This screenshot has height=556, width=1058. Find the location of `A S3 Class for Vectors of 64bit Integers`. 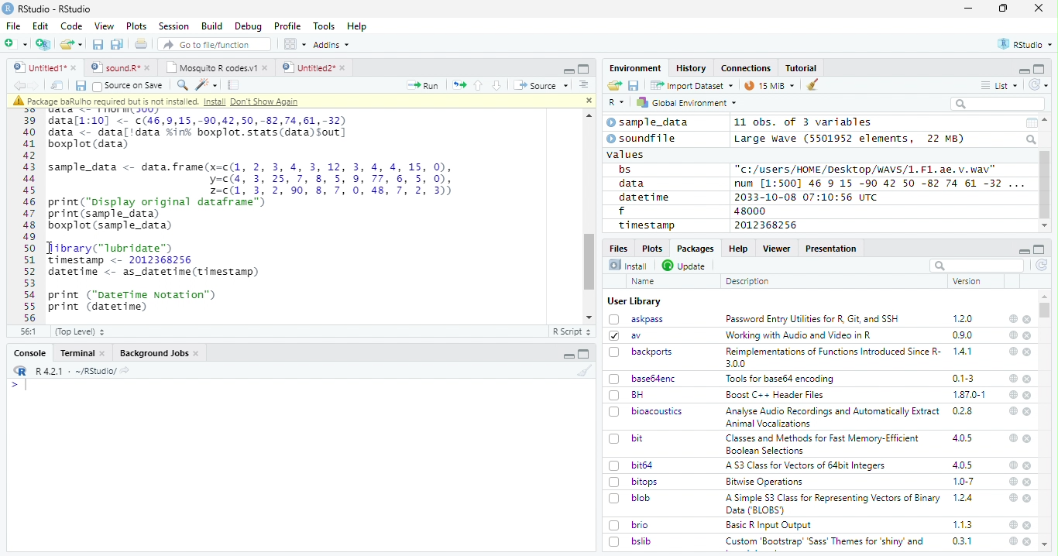

A S3 Class for Vectors of 64bit Integers is located at coordinates (807, 466).